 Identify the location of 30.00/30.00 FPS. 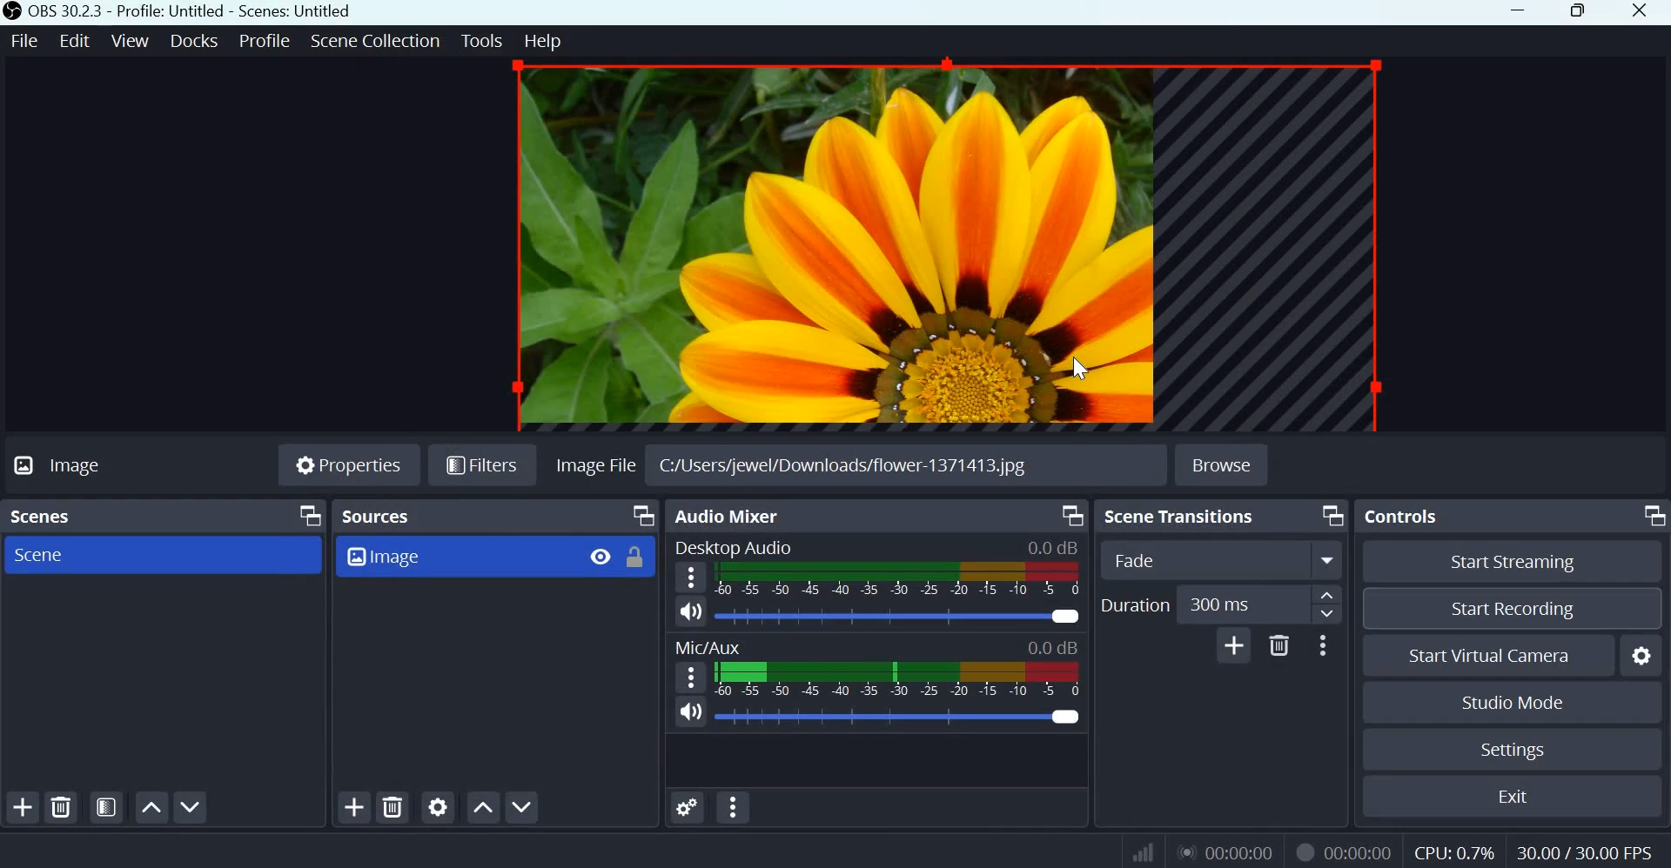
(1590, 850).